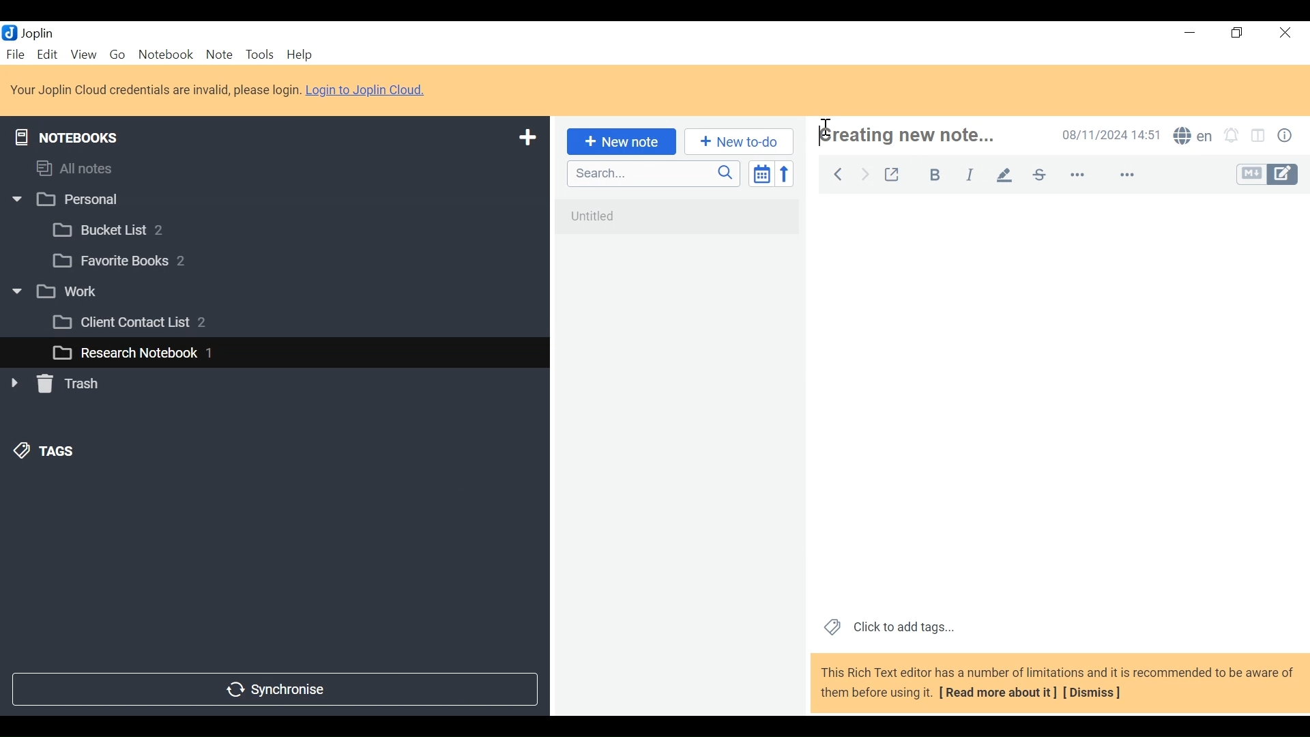  Describe the element at coordinates (526, 138) in the screenshot. I see `Add New Notebook` at that location.